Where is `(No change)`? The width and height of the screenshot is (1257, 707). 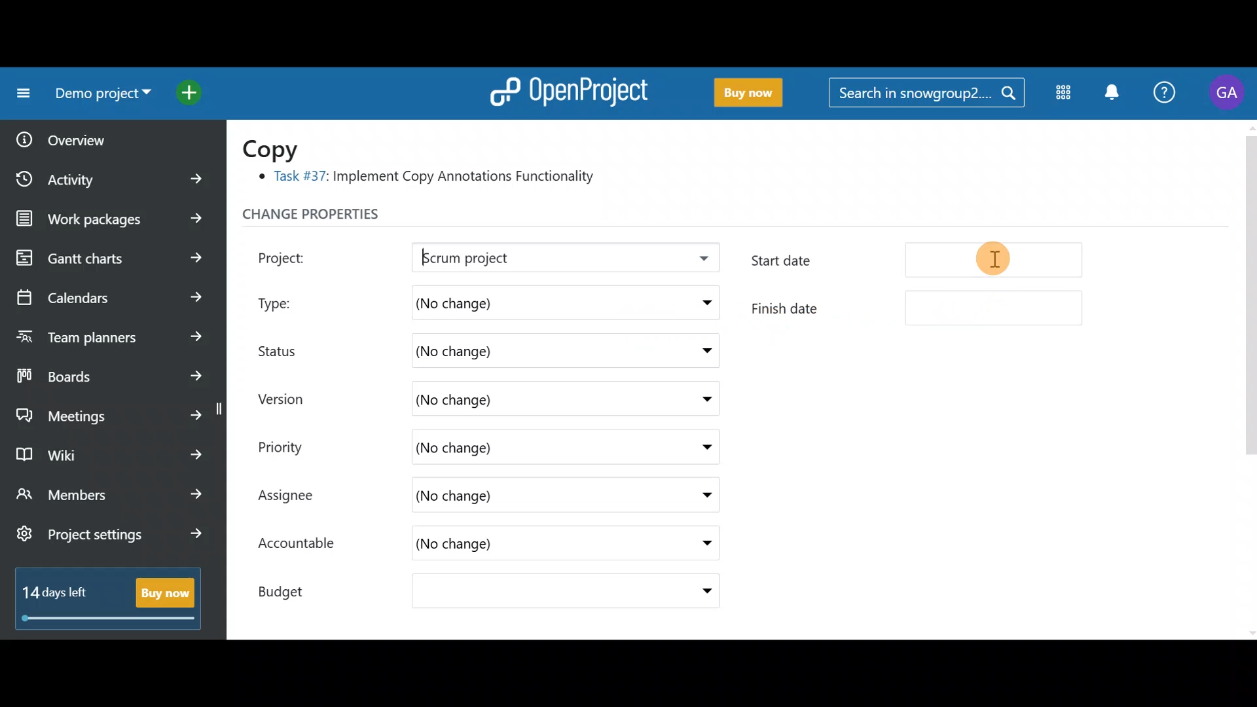 (No change) is located at coordinates (518, 300).